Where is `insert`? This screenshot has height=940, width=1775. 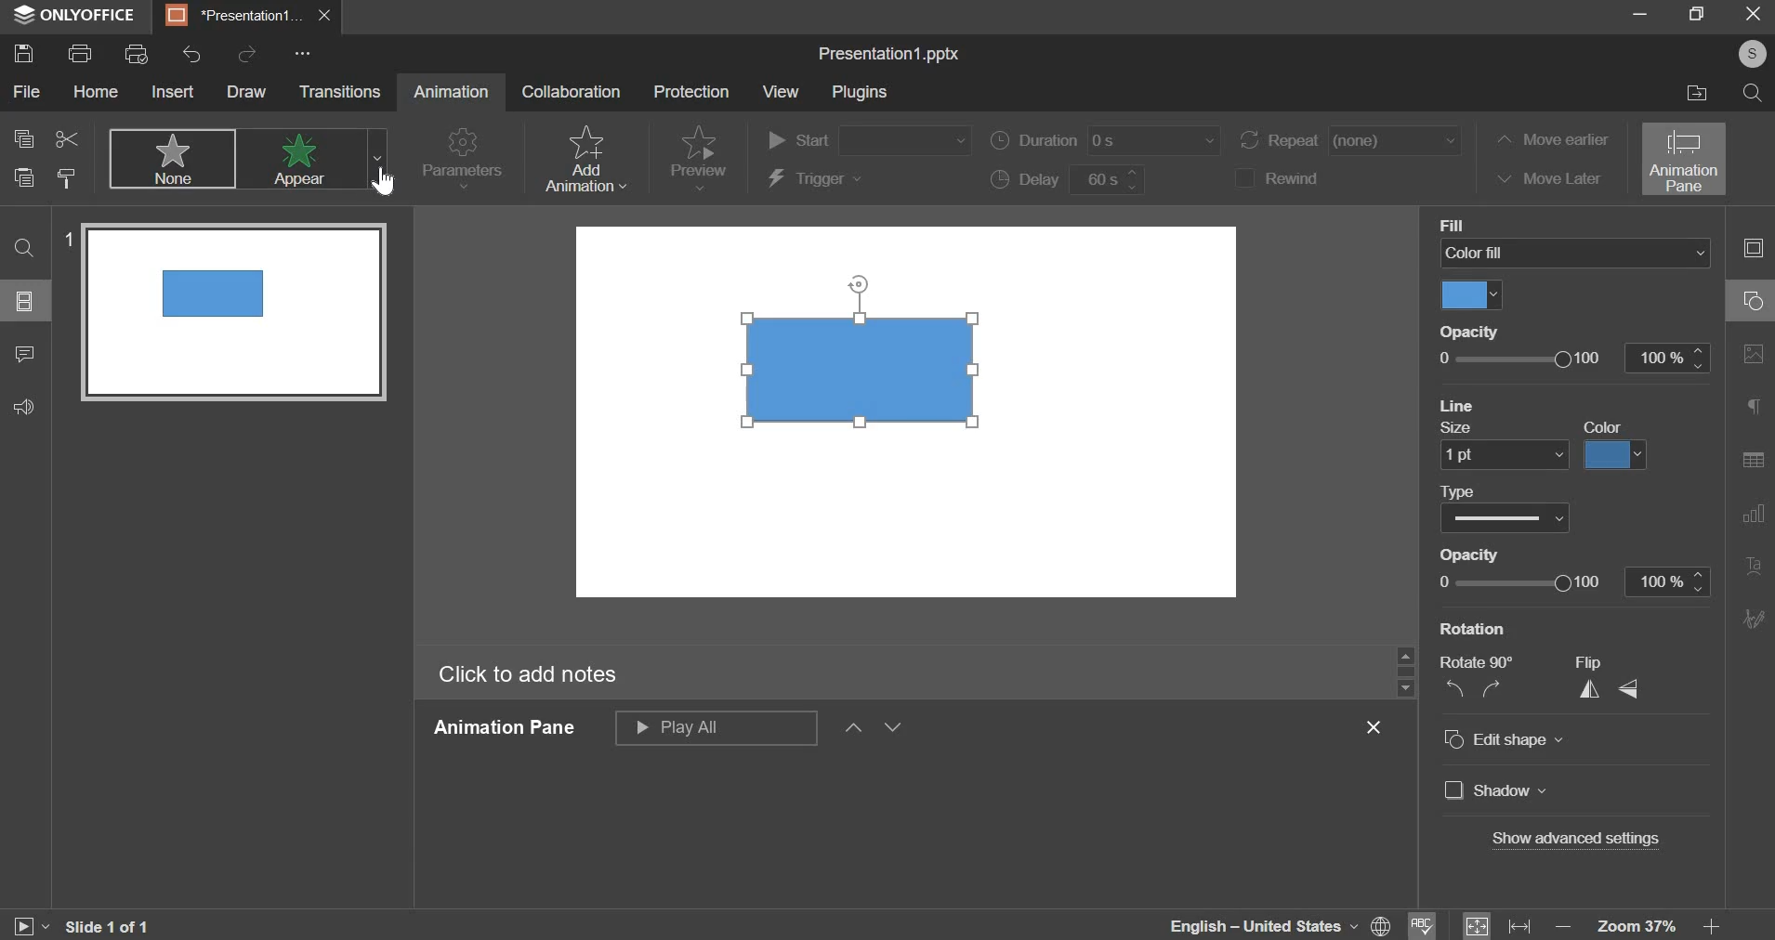
insert is located at coordinates (175, 94).